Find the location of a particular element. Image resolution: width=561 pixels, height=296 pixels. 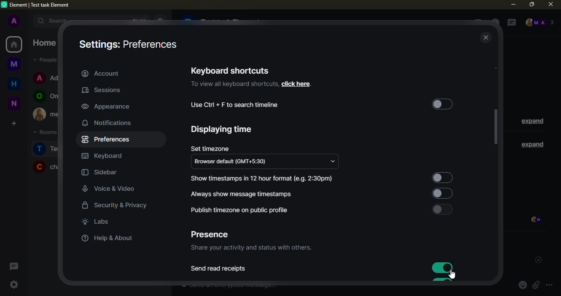

labs is located at coordinates (95, 221).